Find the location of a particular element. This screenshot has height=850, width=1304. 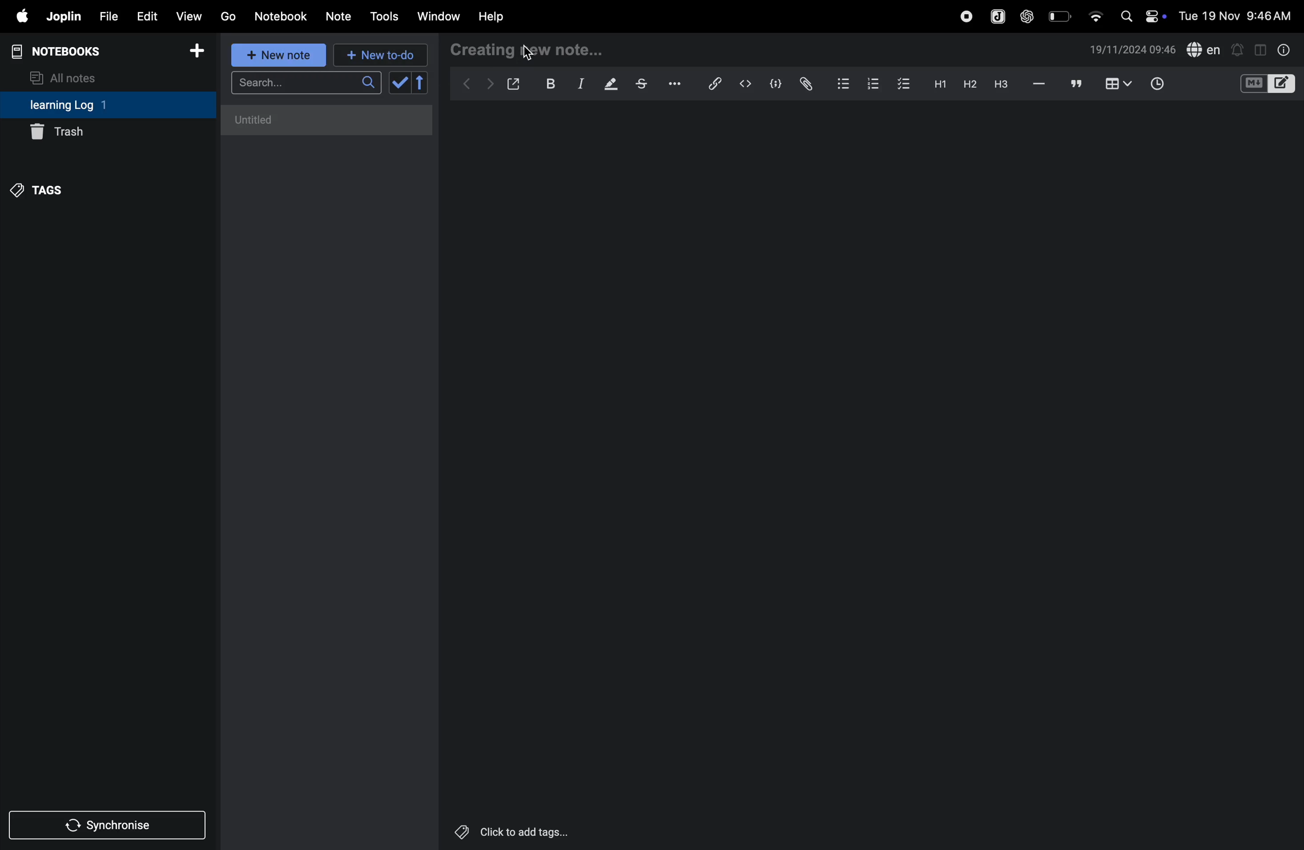

open is located at coordinates (514, 84).